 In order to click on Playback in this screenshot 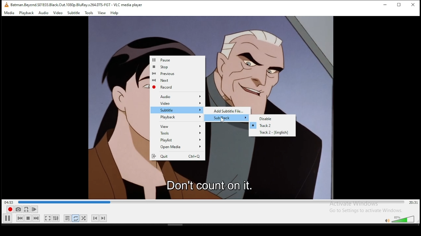, I will do `click(27, 13)`.